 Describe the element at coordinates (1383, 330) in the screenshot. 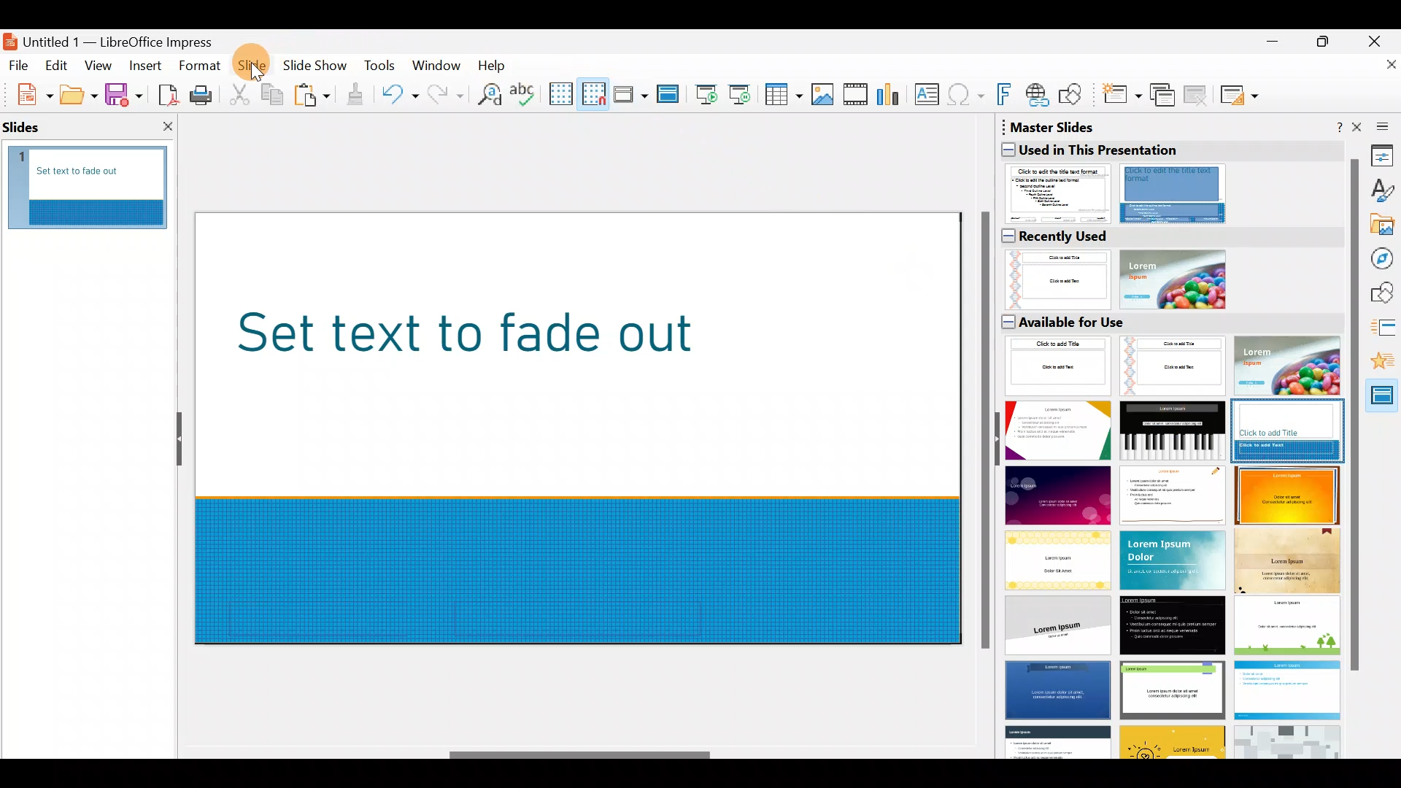

I see `Slide transition` at that location.